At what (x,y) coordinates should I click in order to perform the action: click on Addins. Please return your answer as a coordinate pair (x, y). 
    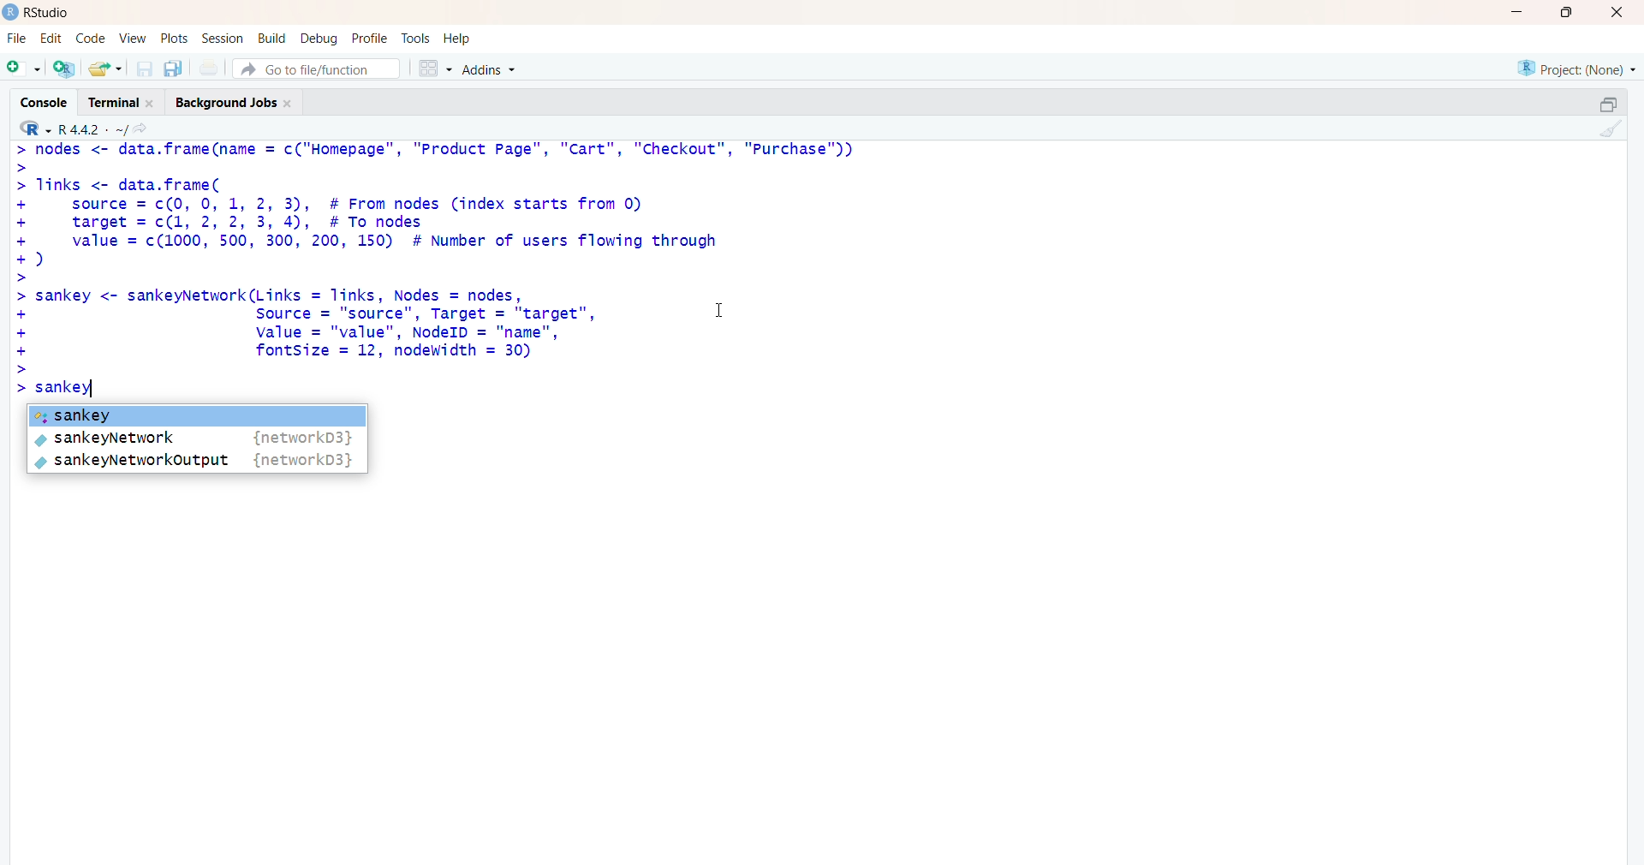
    Looking at the image, I should click on (488, 70).